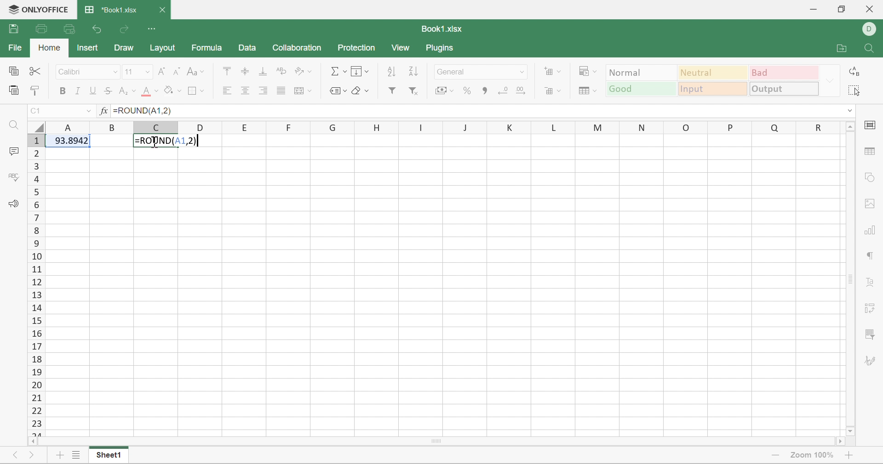 The width and height of the screenshot is (883, 464). Describe the element at coordinates (336, 90) in the screenshot. I see `Named ranges` at that location.